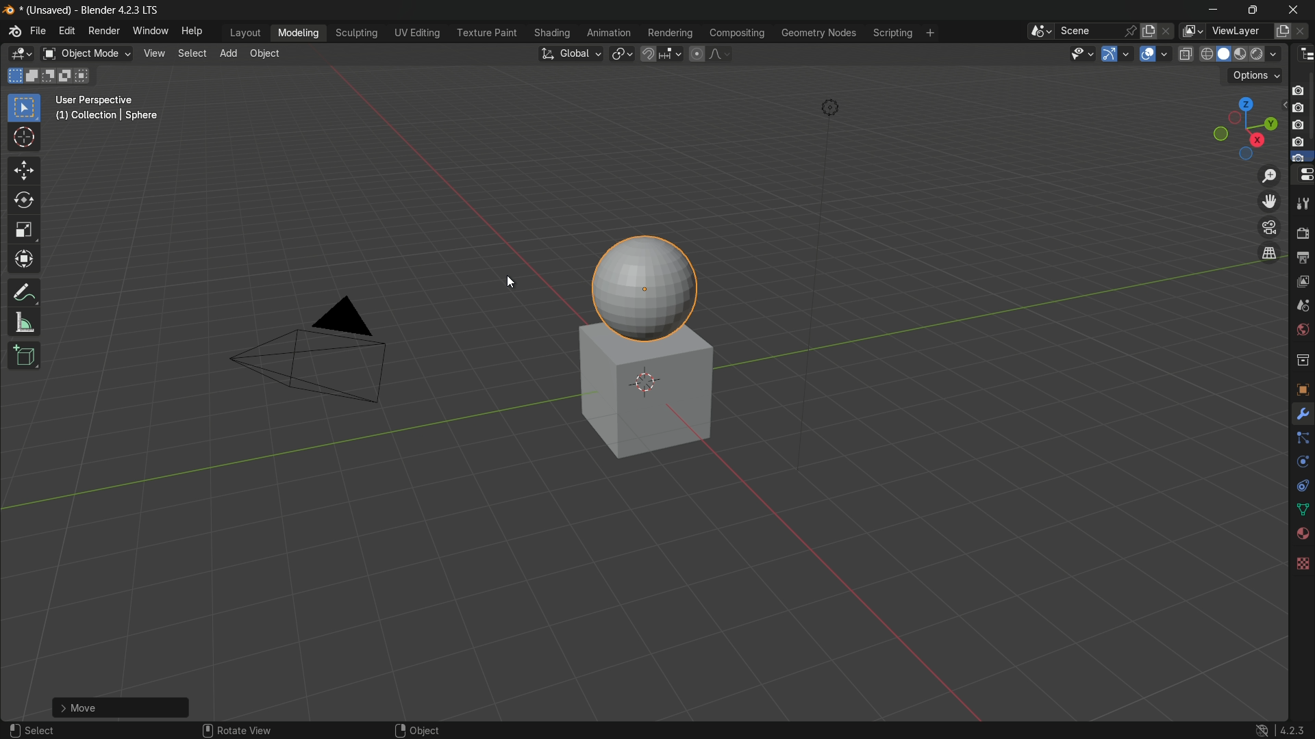  I want to click on render menu, so click(103, 31).